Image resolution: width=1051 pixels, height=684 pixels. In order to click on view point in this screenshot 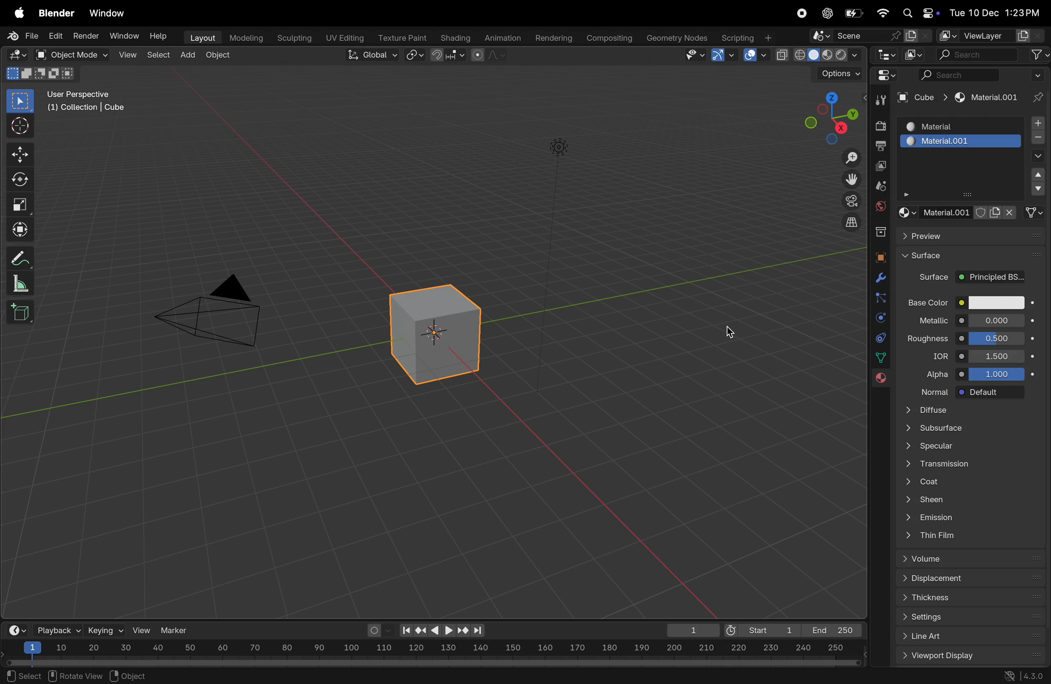, I will do `click(826, 117)`.